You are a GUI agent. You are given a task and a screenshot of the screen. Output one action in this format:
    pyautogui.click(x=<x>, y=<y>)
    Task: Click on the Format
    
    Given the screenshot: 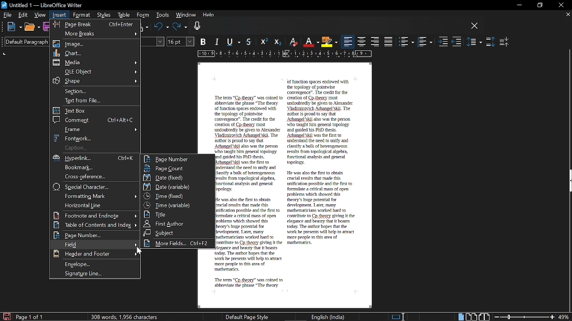 What is the action you would take?
    pyautogui.click(x=81, y=15)
    